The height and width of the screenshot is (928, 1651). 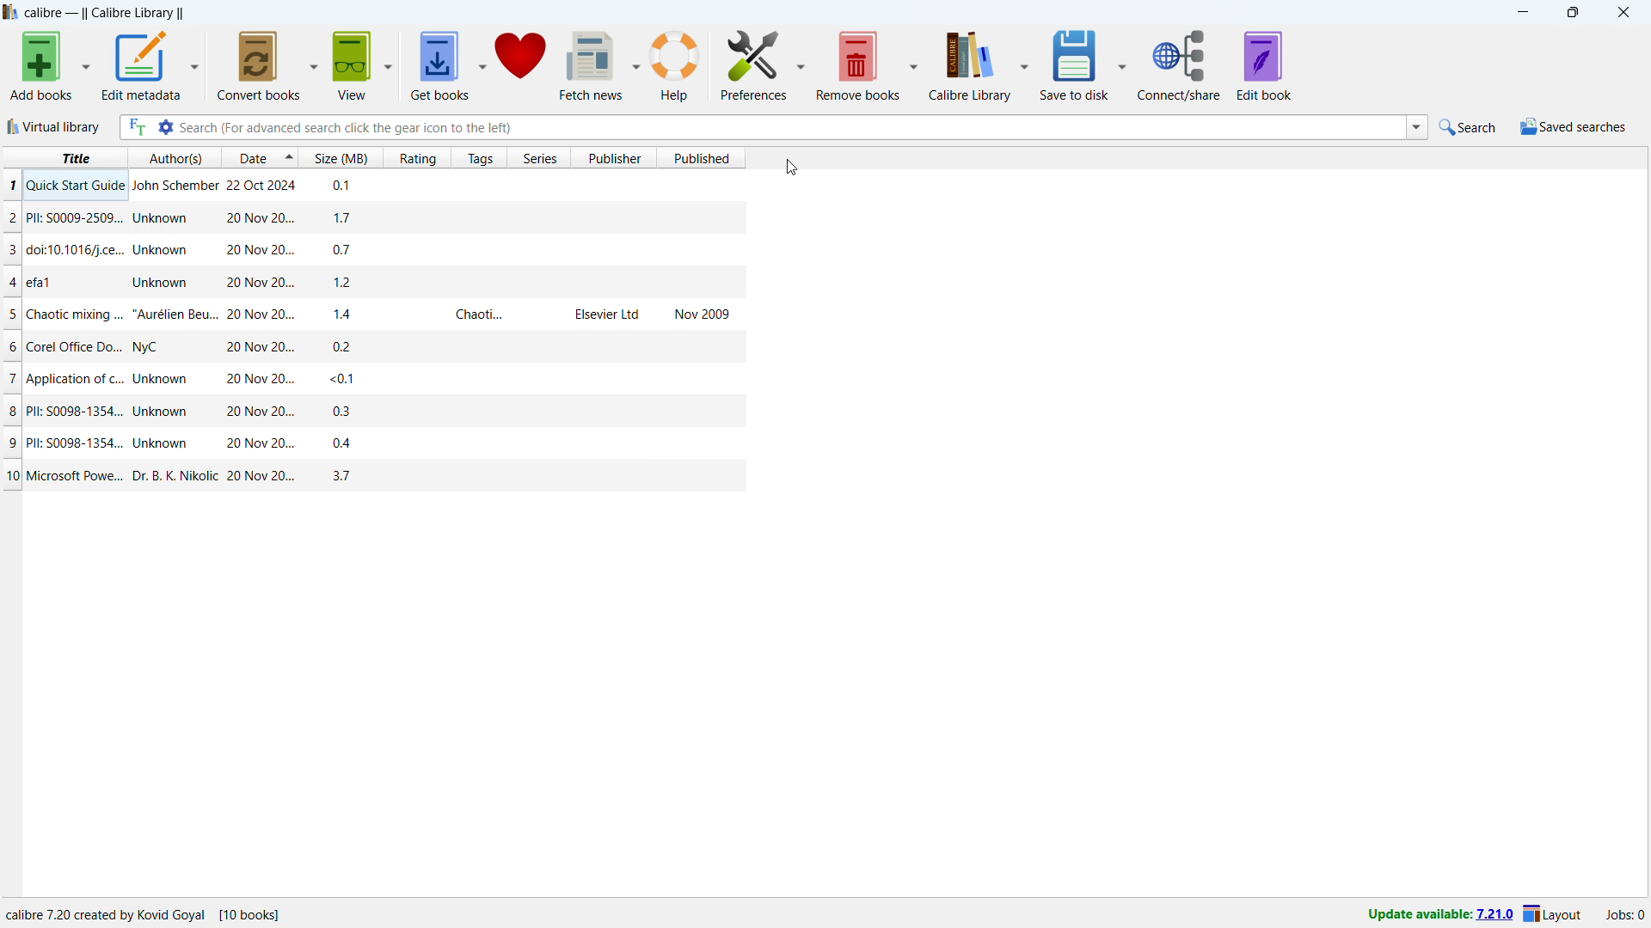 I want to click on PII: 50098-1354... Unknown 20 Nov 20... 04, so click(x=376, y=443).